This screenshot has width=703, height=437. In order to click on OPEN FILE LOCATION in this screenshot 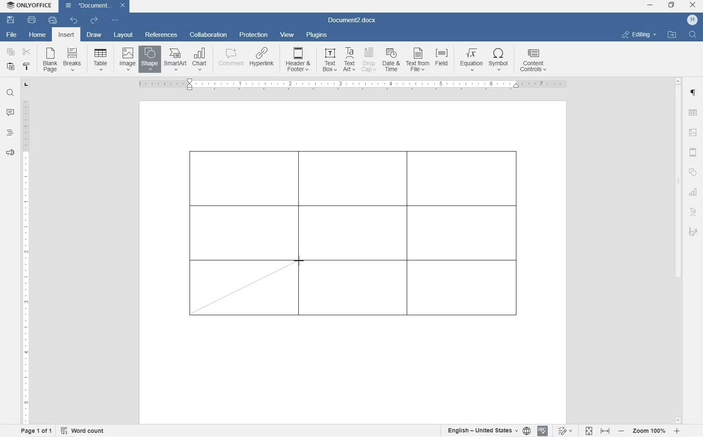, I will do `click(673, 35)`.